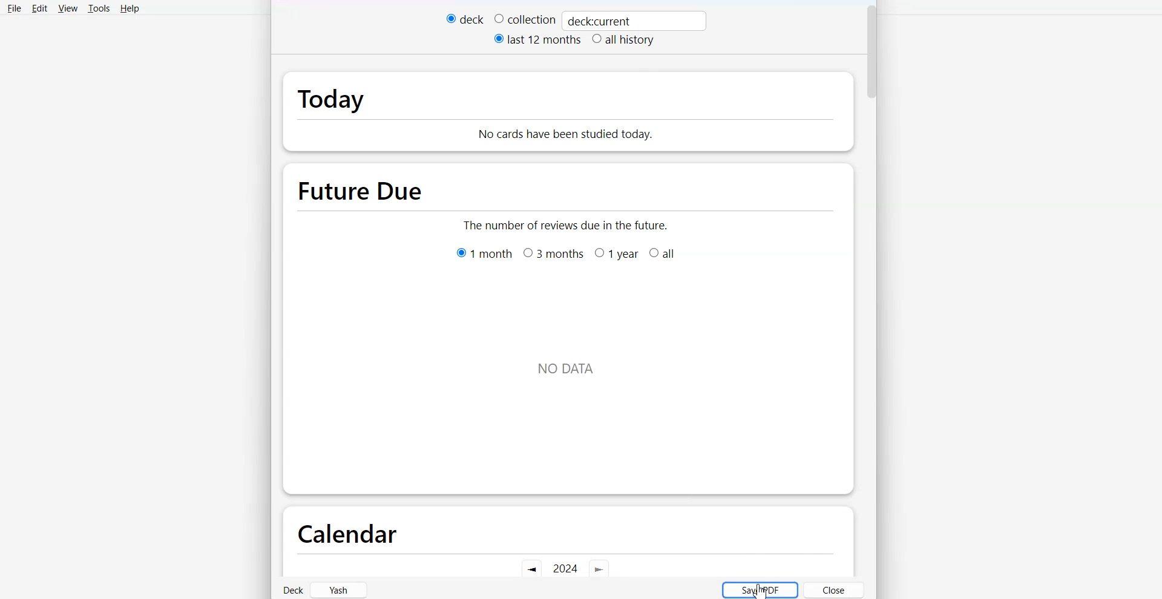  Describe the element at coordinates (622, 128) in the screenshot. I see `No cards have been studied today.` at that location.